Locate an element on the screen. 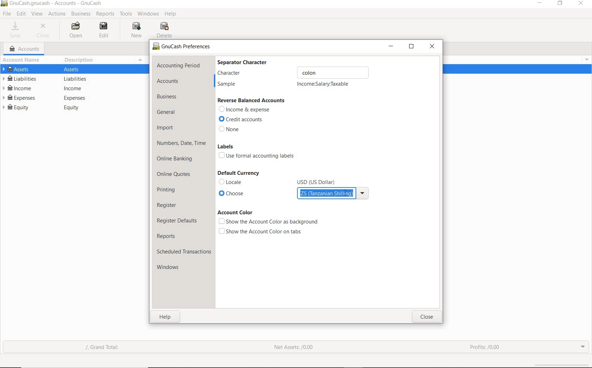  restore down is located at coordinates (412, 47).